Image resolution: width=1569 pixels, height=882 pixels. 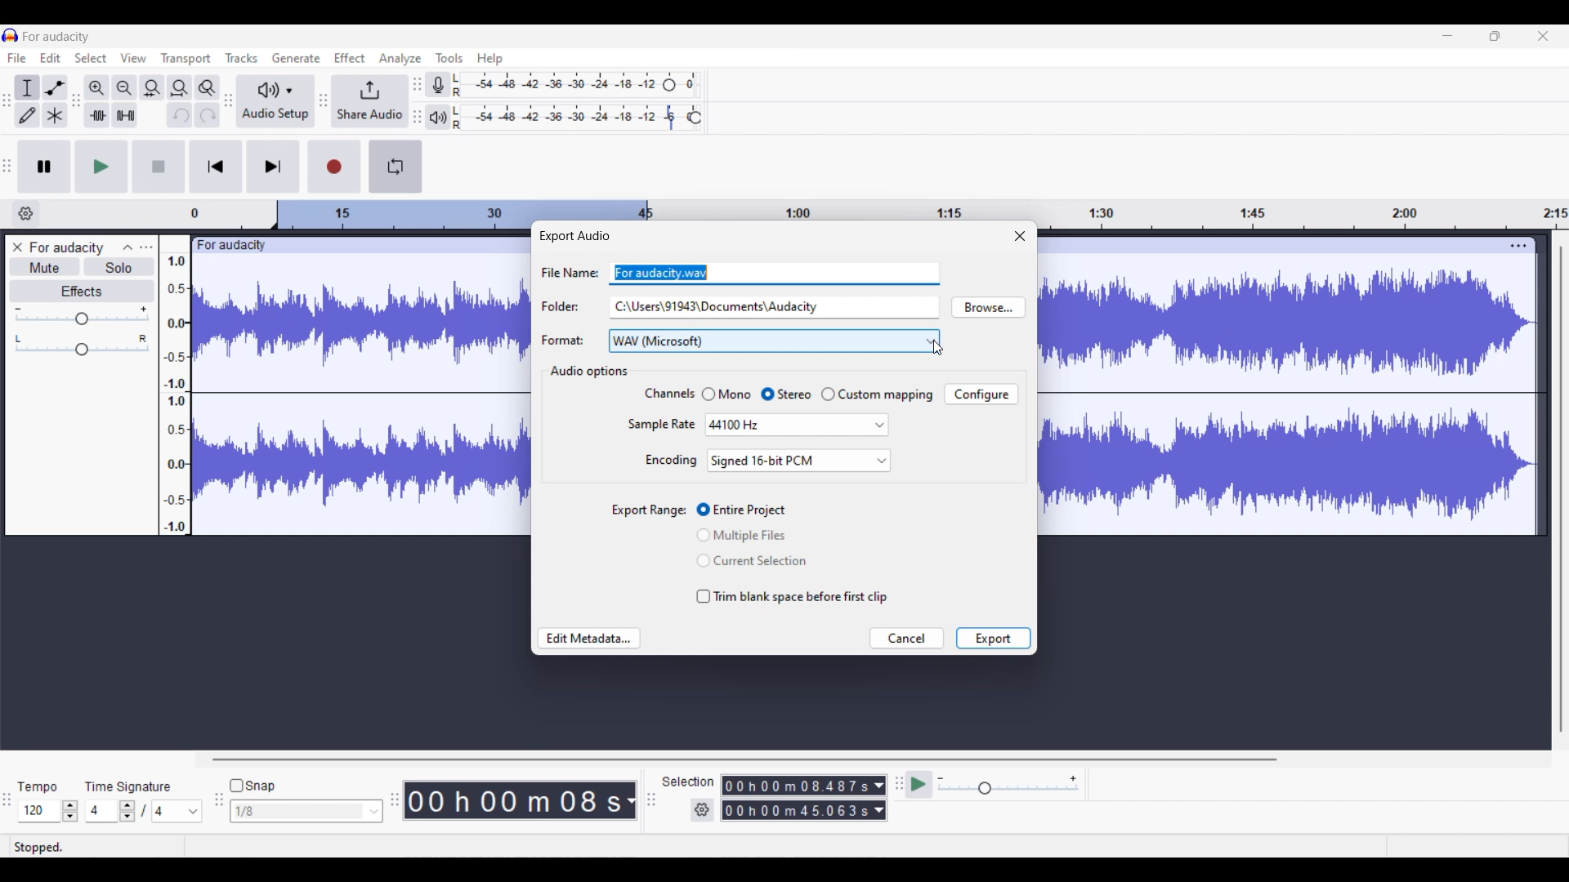 What do you see at coordinates (775, 272) in the screenshot?
I see `Text box for File Name` at bounding box center [775, 272].